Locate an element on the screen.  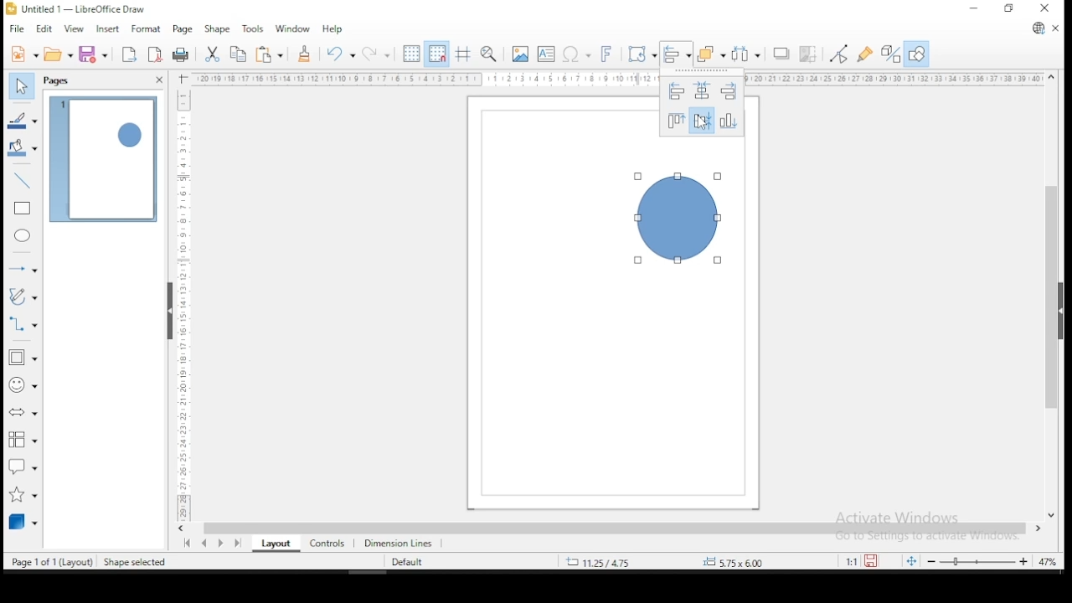
pages is located at coordinates (59, 81).